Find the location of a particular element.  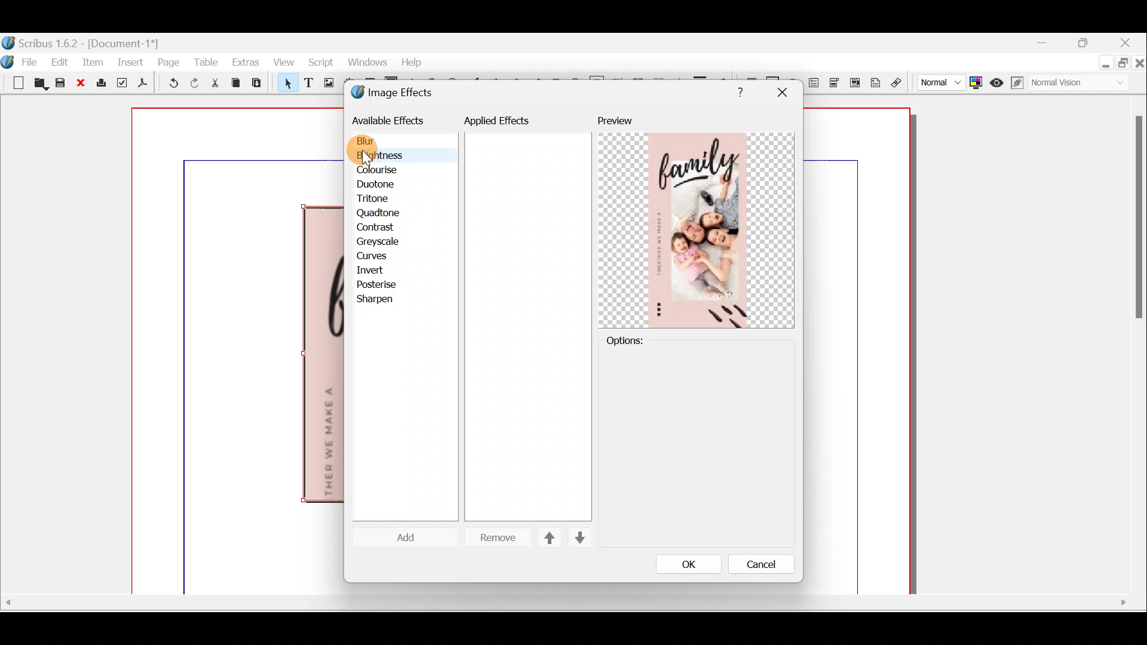

Contrast is located at coordinates (379, 228).